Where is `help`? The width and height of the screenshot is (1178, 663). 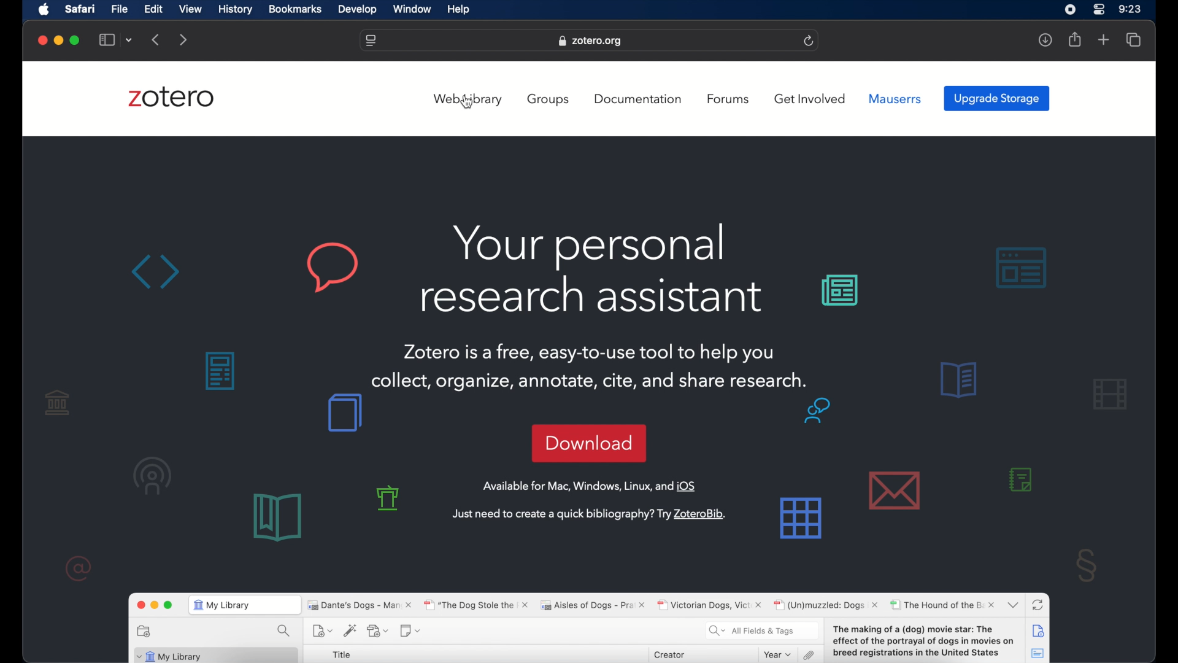 help is located at coordinates (458, 10).